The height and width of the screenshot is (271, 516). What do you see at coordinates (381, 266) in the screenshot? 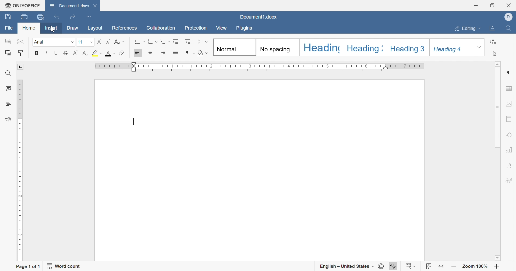
I see `Set document language` at bounding box center [381, 266].